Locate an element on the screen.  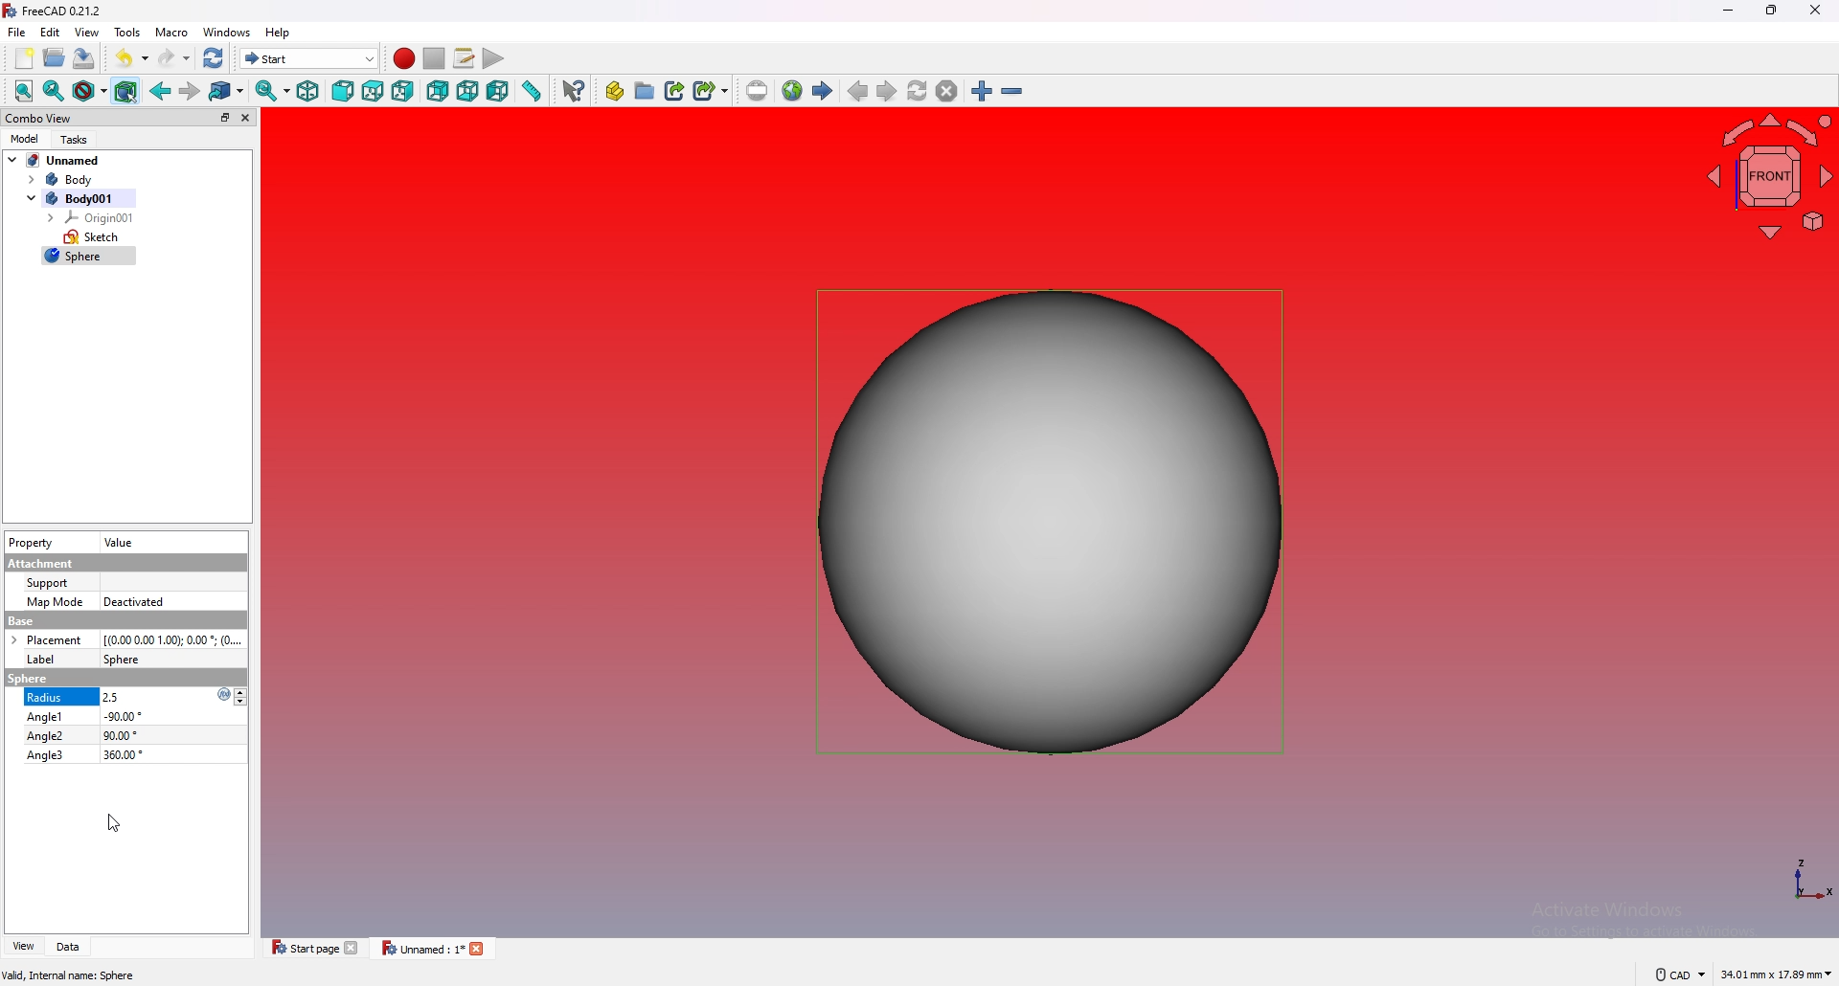
close is located at coordinates (246, 118).